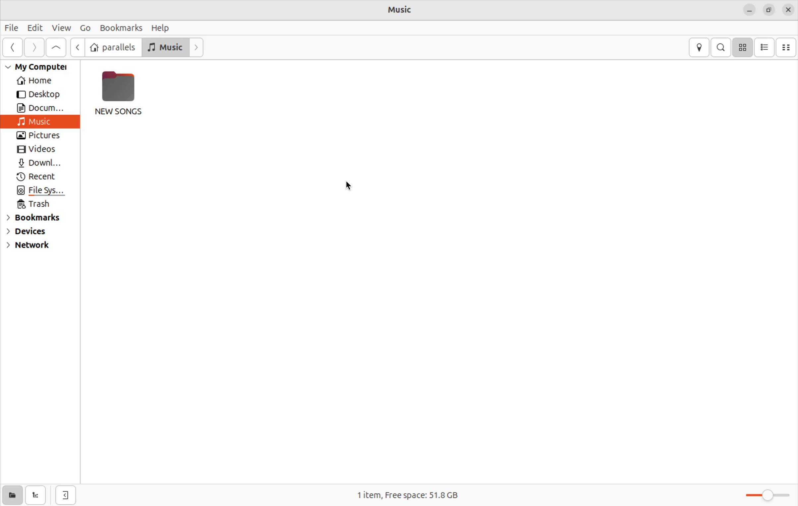 The image size is (798, 506). I want to click on Bookmarks, so click(120, 27).